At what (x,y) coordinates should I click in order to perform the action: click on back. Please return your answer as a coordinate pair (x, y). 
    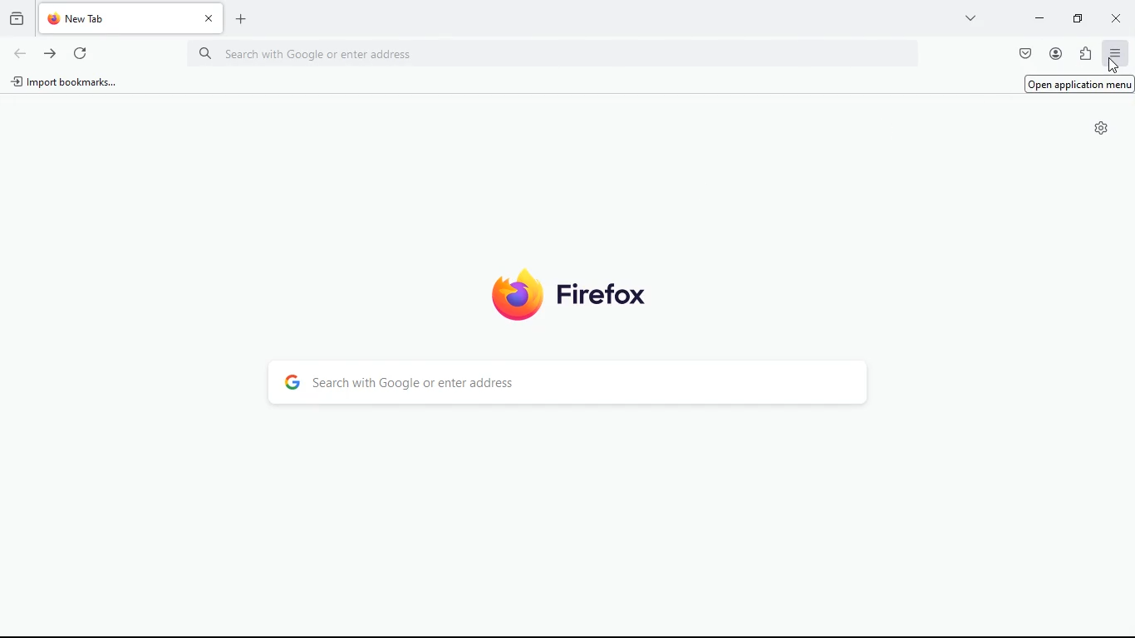
    Looking at the image, I should click on (21, 53).